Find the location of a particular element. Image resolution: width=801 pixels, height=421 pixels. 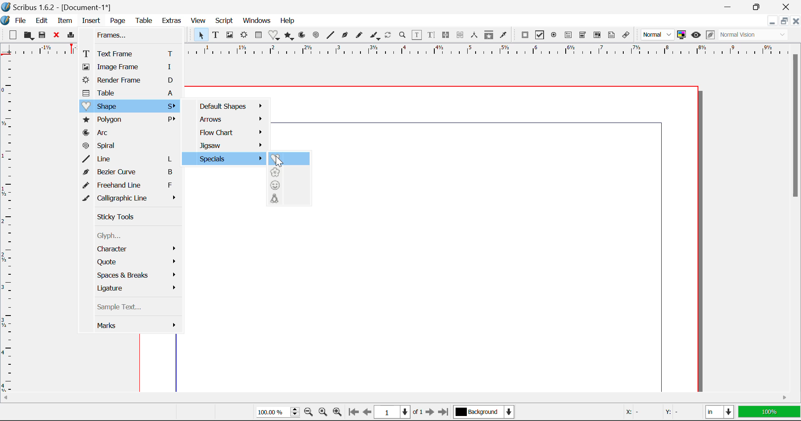

Frames is located at coordinates (128, 35).